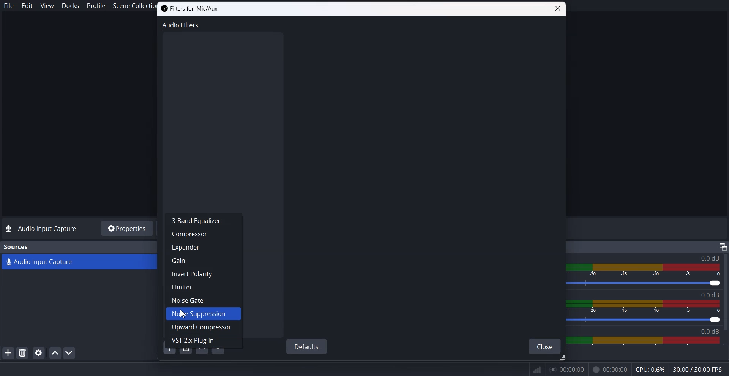 The width and height of the screenshot is (729, 376). I want to click on Edit, so click(27, 6).